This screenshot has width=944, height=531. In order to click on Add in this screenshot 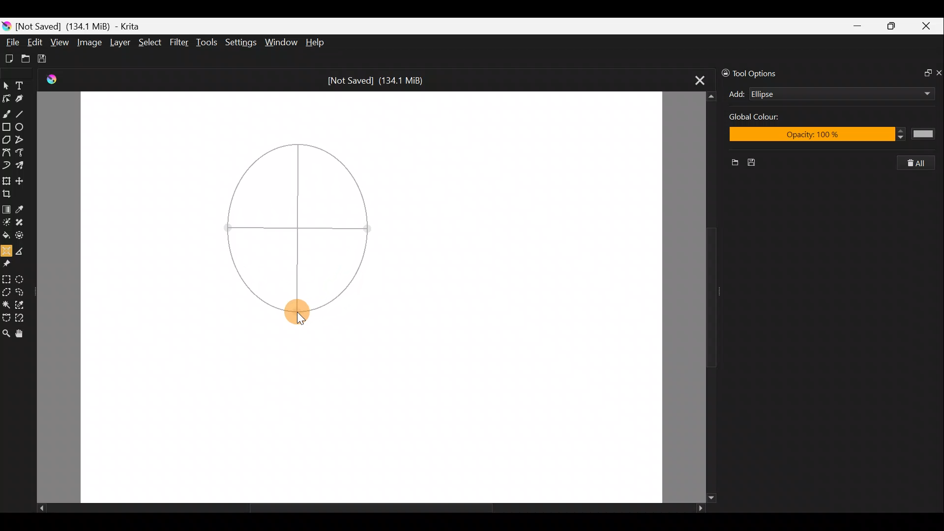, I will do `click(737, 94)`.